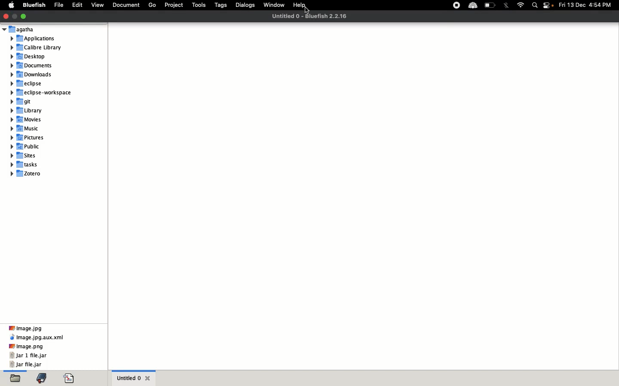  Describe the element at coordinates (36, 47) in the screenshot. I see `calibre library` at that location.